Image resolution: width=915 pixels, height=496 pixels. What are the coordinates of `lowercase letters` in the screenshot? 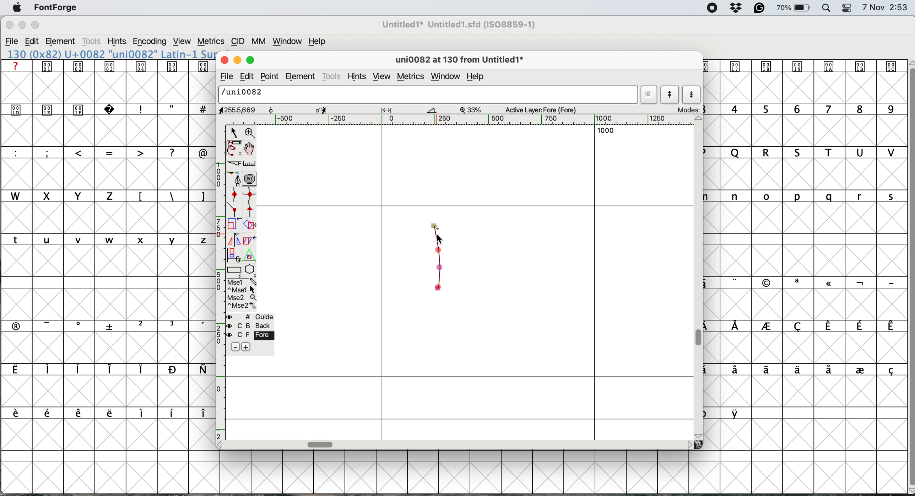 It's located at (800, 196).